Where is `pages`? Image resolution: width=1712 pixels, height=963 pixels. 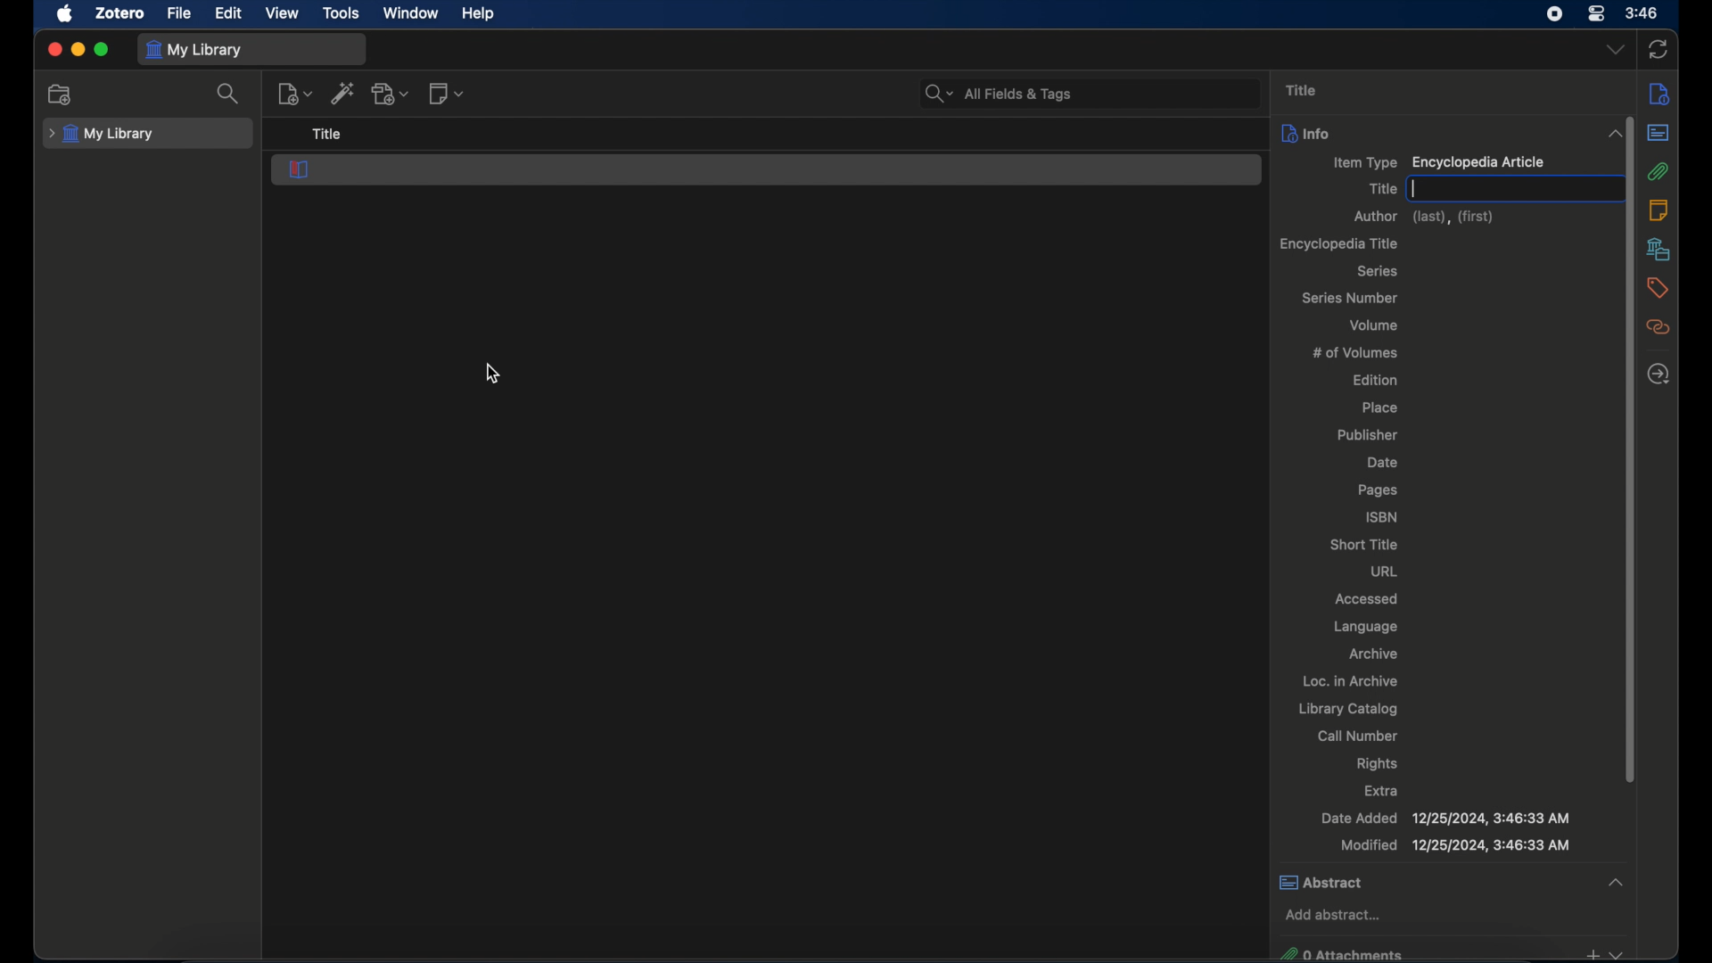
pages is located at coordinates (1379, 490).